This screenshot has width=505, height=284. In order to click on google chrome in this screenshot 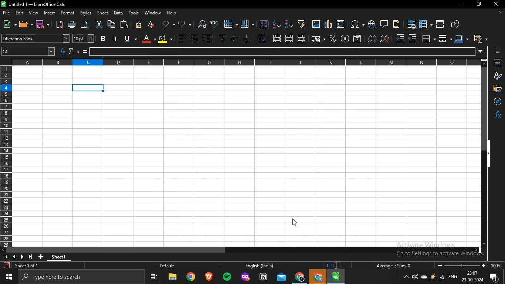, I will do `click(300, 277)`.